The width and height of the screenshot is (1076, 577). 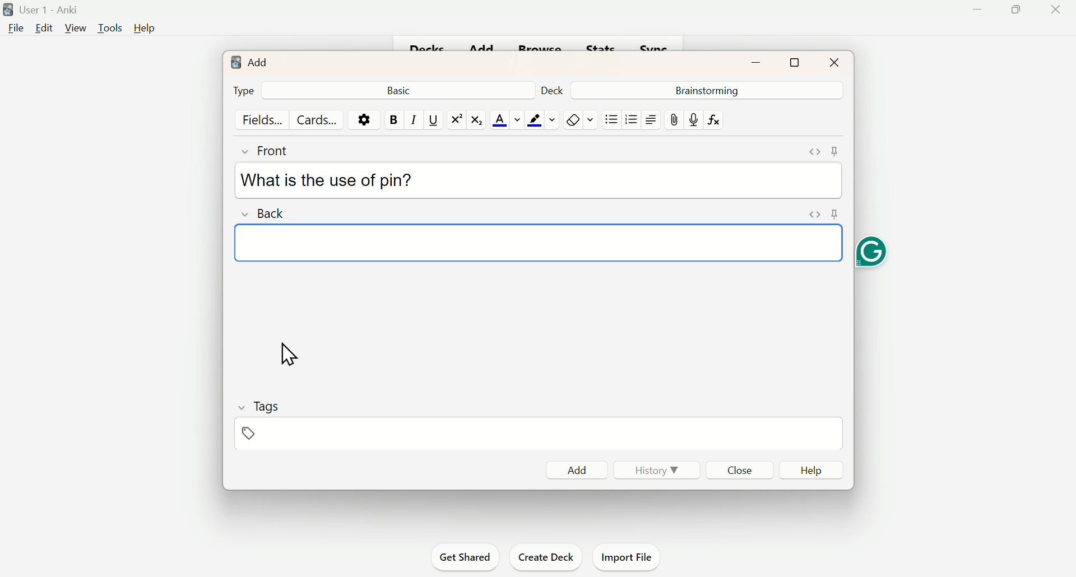 I want to click on Bold, so click(x=393, y=119).